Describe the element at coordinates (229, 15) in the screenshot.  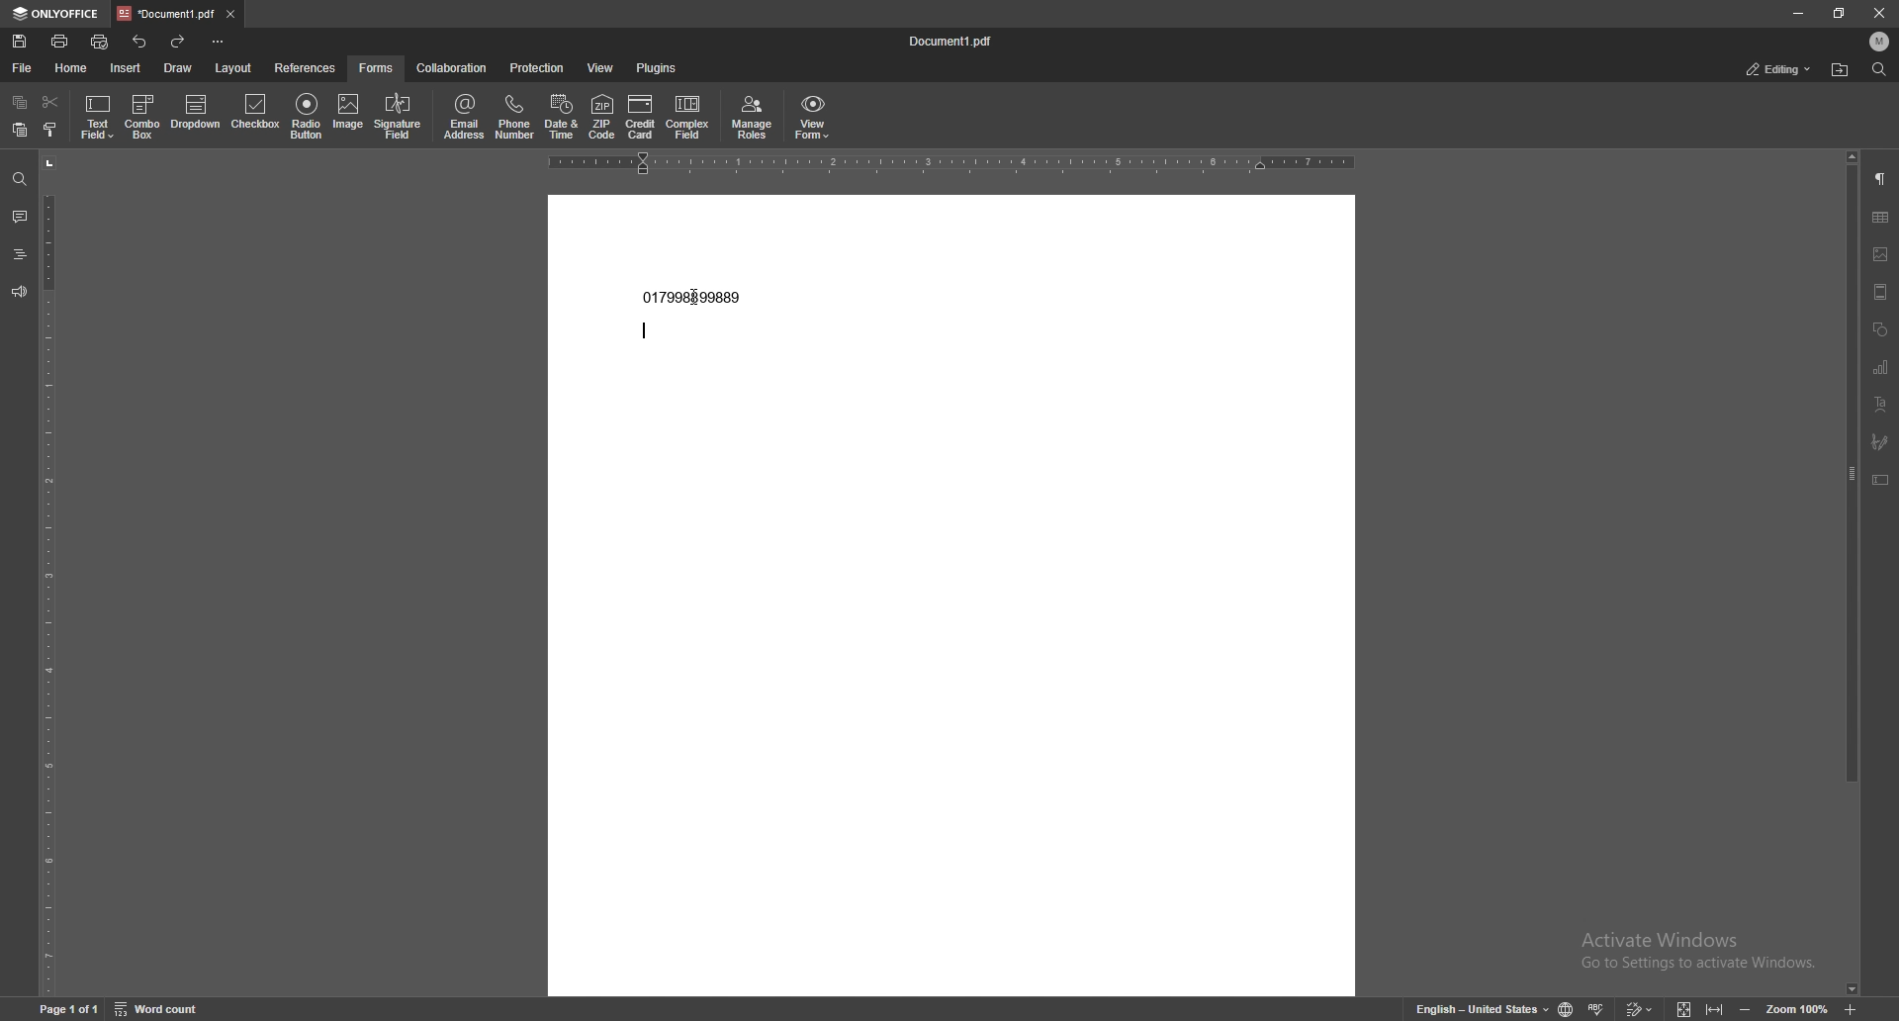
I see `close` at that location.